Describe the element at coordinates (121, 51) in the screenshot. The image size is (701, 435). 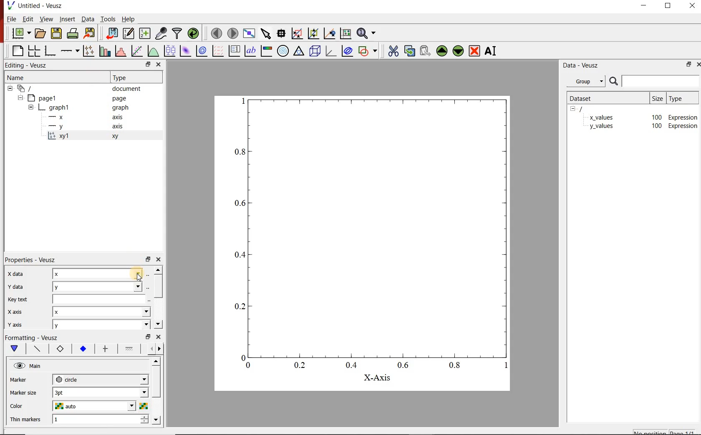
I see `histogram of a dataset` at that location.